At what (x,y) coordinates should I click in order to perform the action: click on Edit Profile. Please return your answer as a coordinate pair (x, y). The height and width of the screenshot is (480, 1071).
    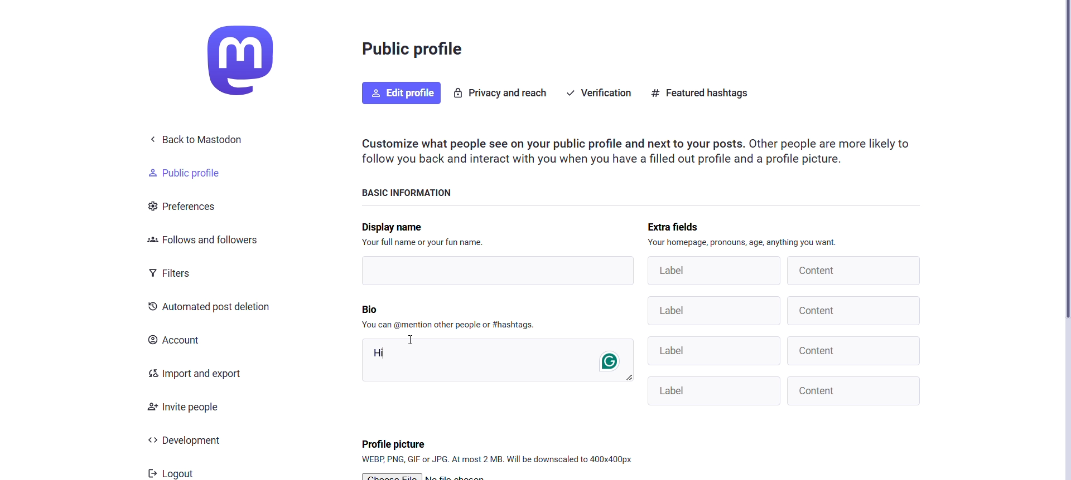
    Looking at the image, I should click on (399, 93).